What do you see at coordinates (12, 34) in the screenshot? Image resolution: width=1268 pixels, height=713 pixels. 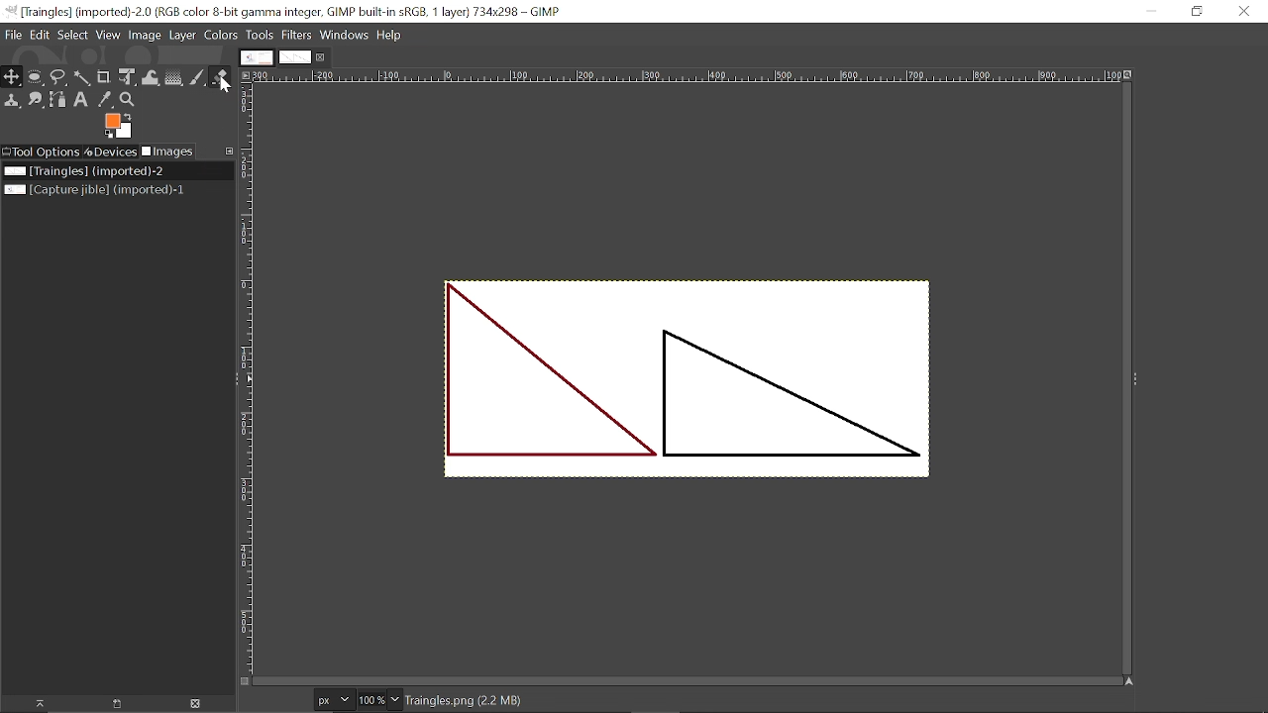 I see `File` at bounding box center [12, 34].